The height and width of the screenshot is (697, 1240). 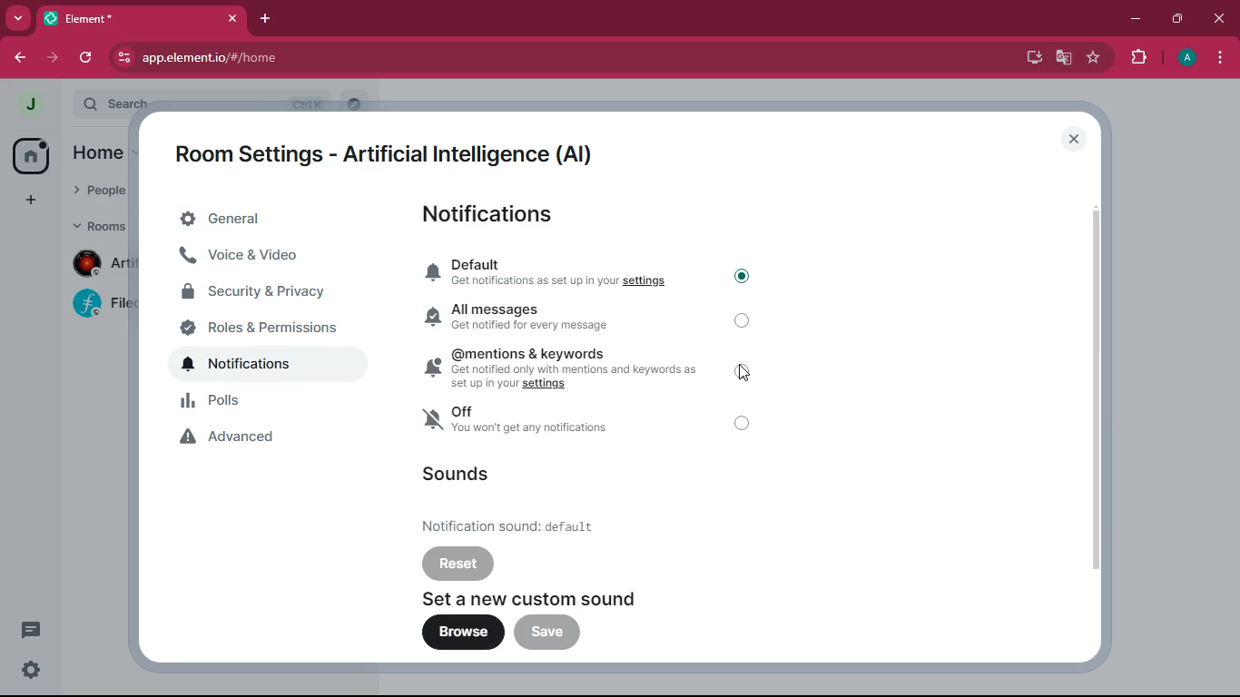 What do you see at coordinates (273, 403) in the screenshot?
I see `polls` at bounding box center [273, 403].